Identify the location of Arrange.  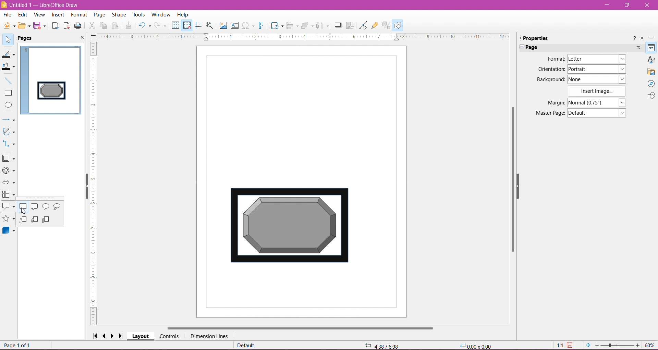
(307, 25).